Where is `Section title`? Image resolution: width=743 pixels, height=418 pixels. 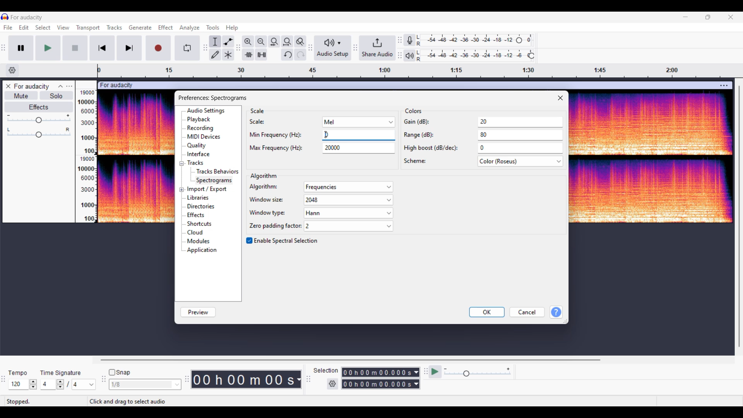 Section title is located at coordinates (263, 176).